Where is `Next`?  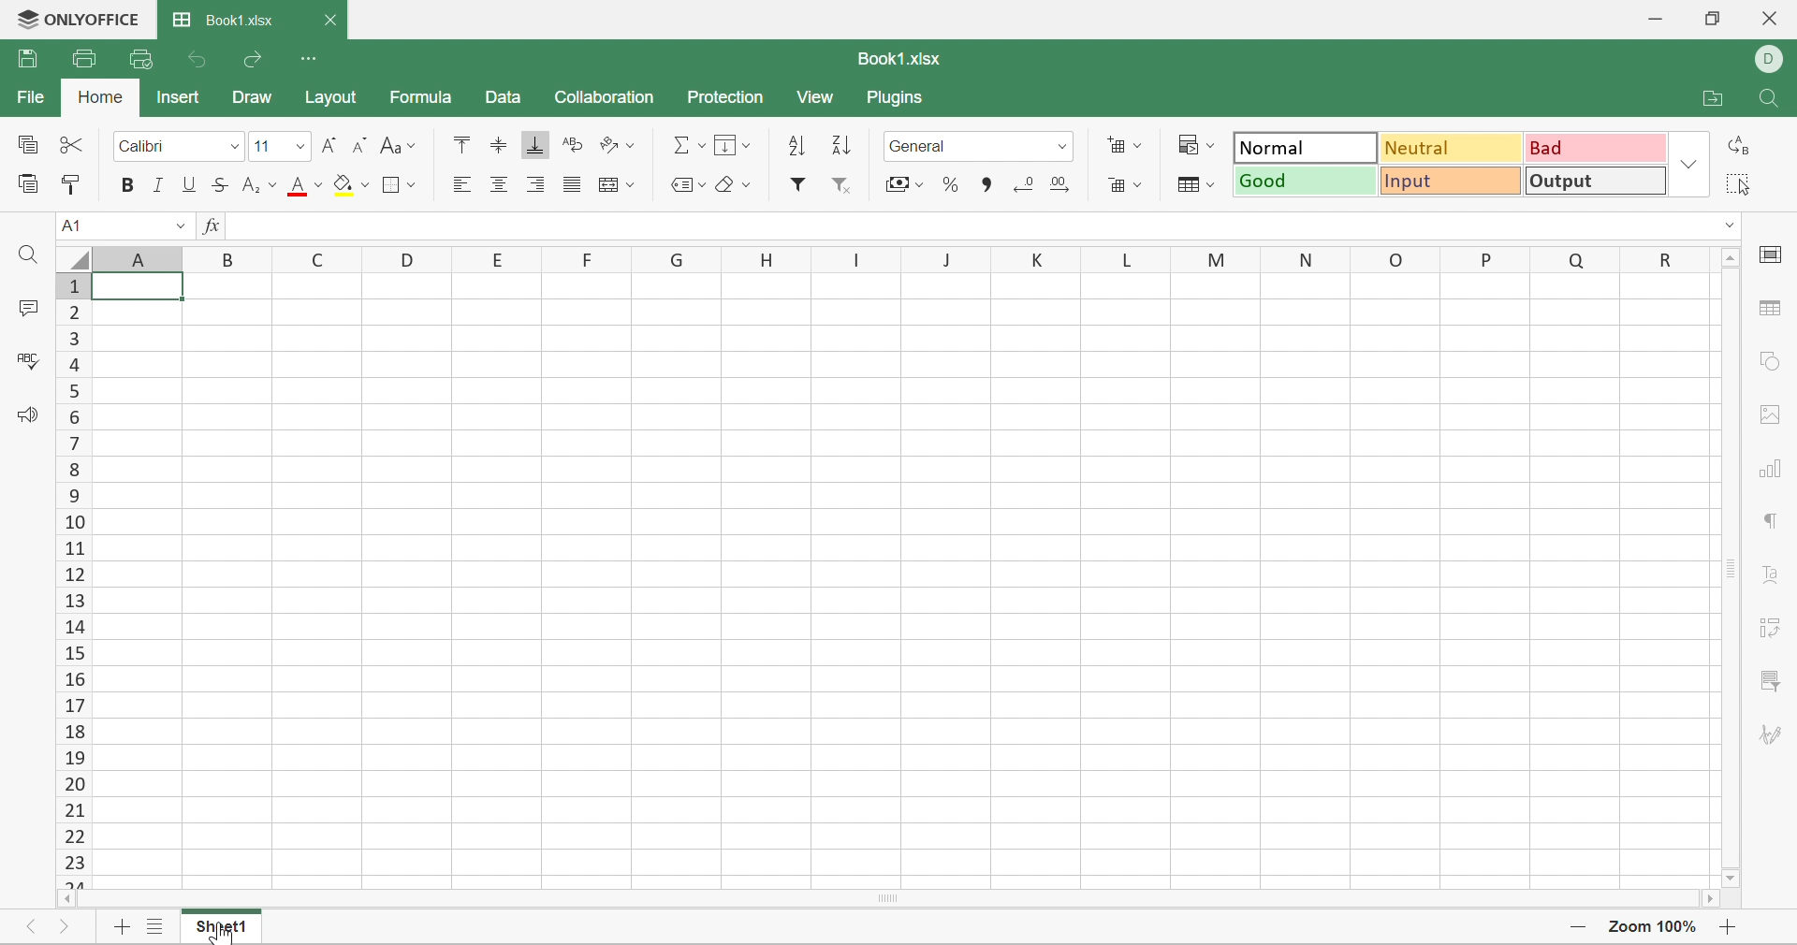 Next is located at coordinates (61, 930).